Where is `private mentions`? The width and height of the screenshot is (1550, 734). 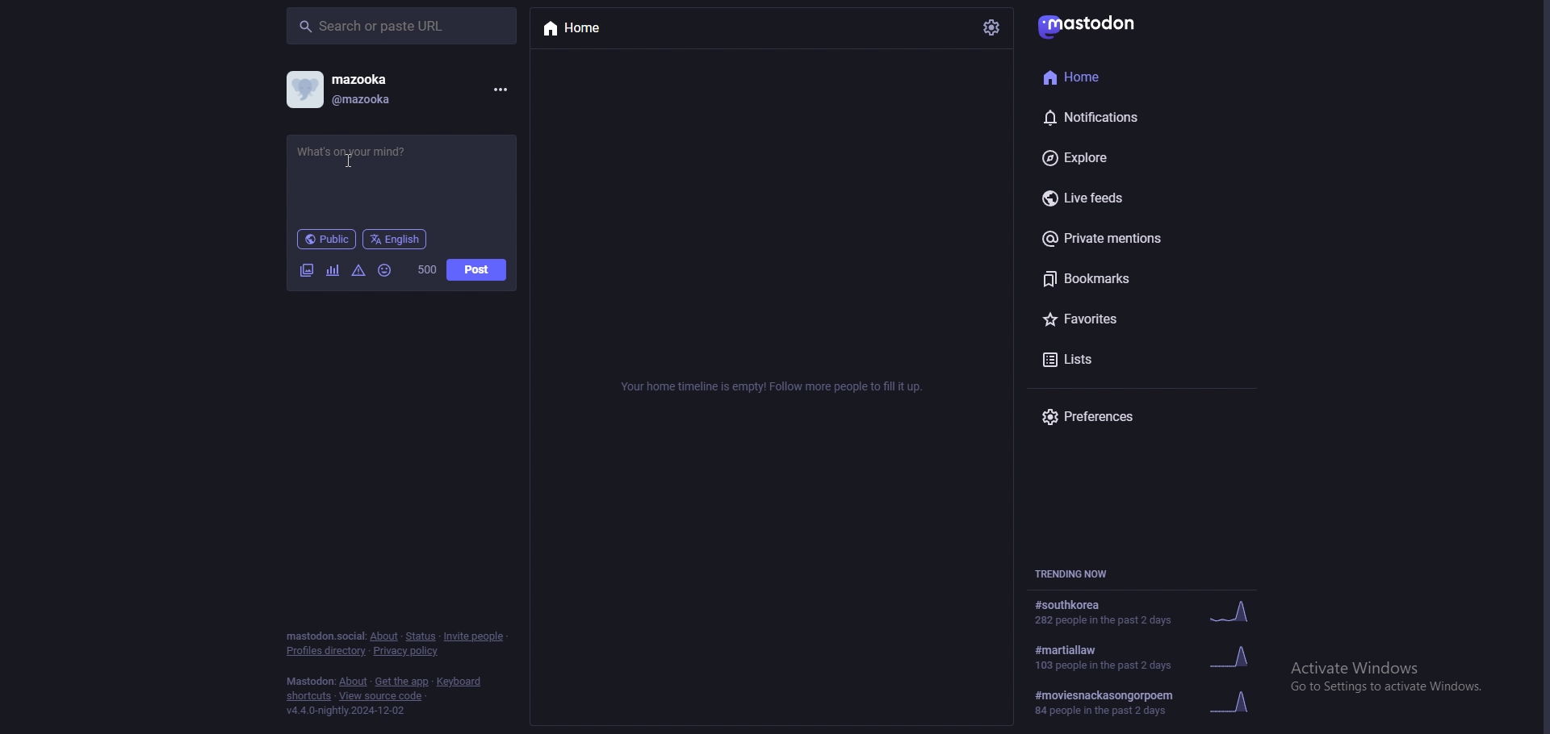
private mentions is located at coordinates (1127, 240).